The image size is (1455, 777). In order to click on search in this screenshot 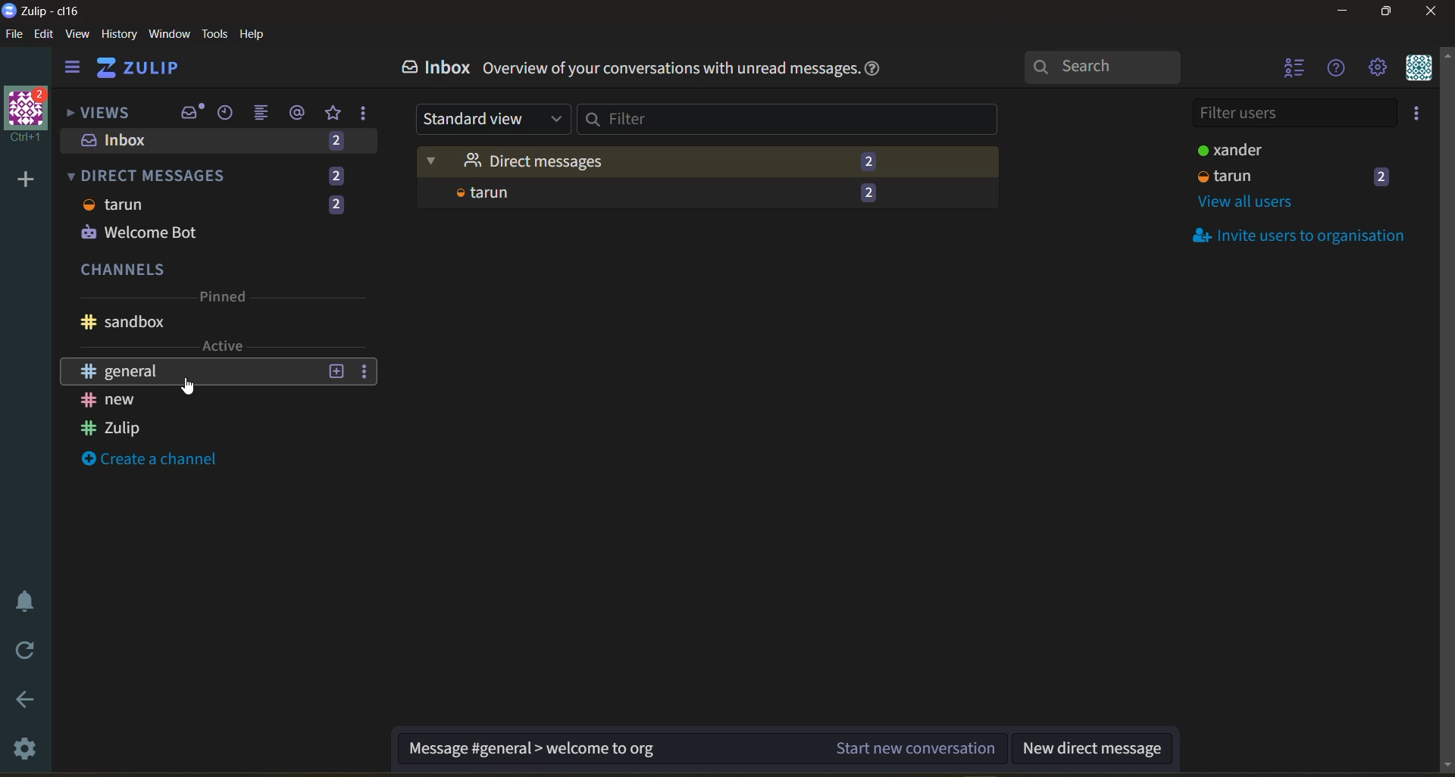, I will do `click(1116, 67)`.